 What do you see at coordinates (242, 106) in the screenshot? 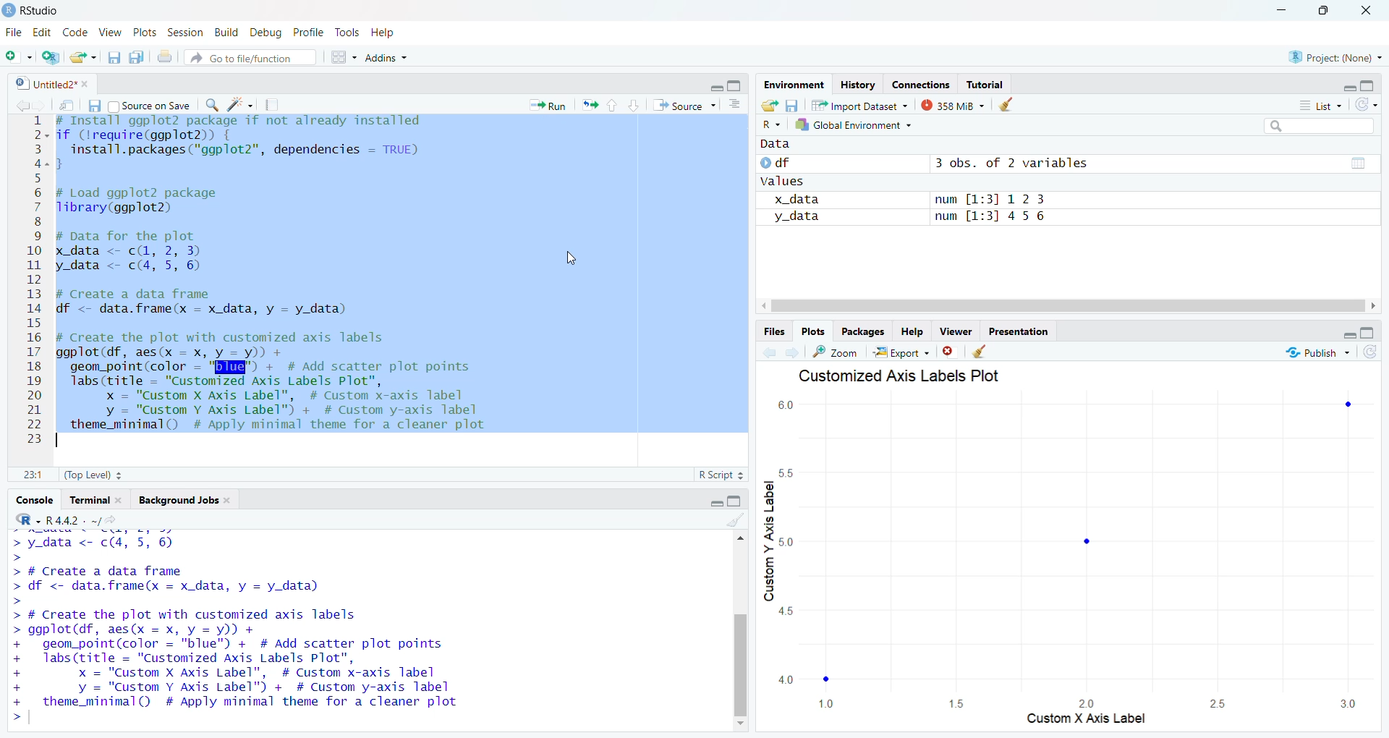
I see `spark` at bounding box center [242, 106].